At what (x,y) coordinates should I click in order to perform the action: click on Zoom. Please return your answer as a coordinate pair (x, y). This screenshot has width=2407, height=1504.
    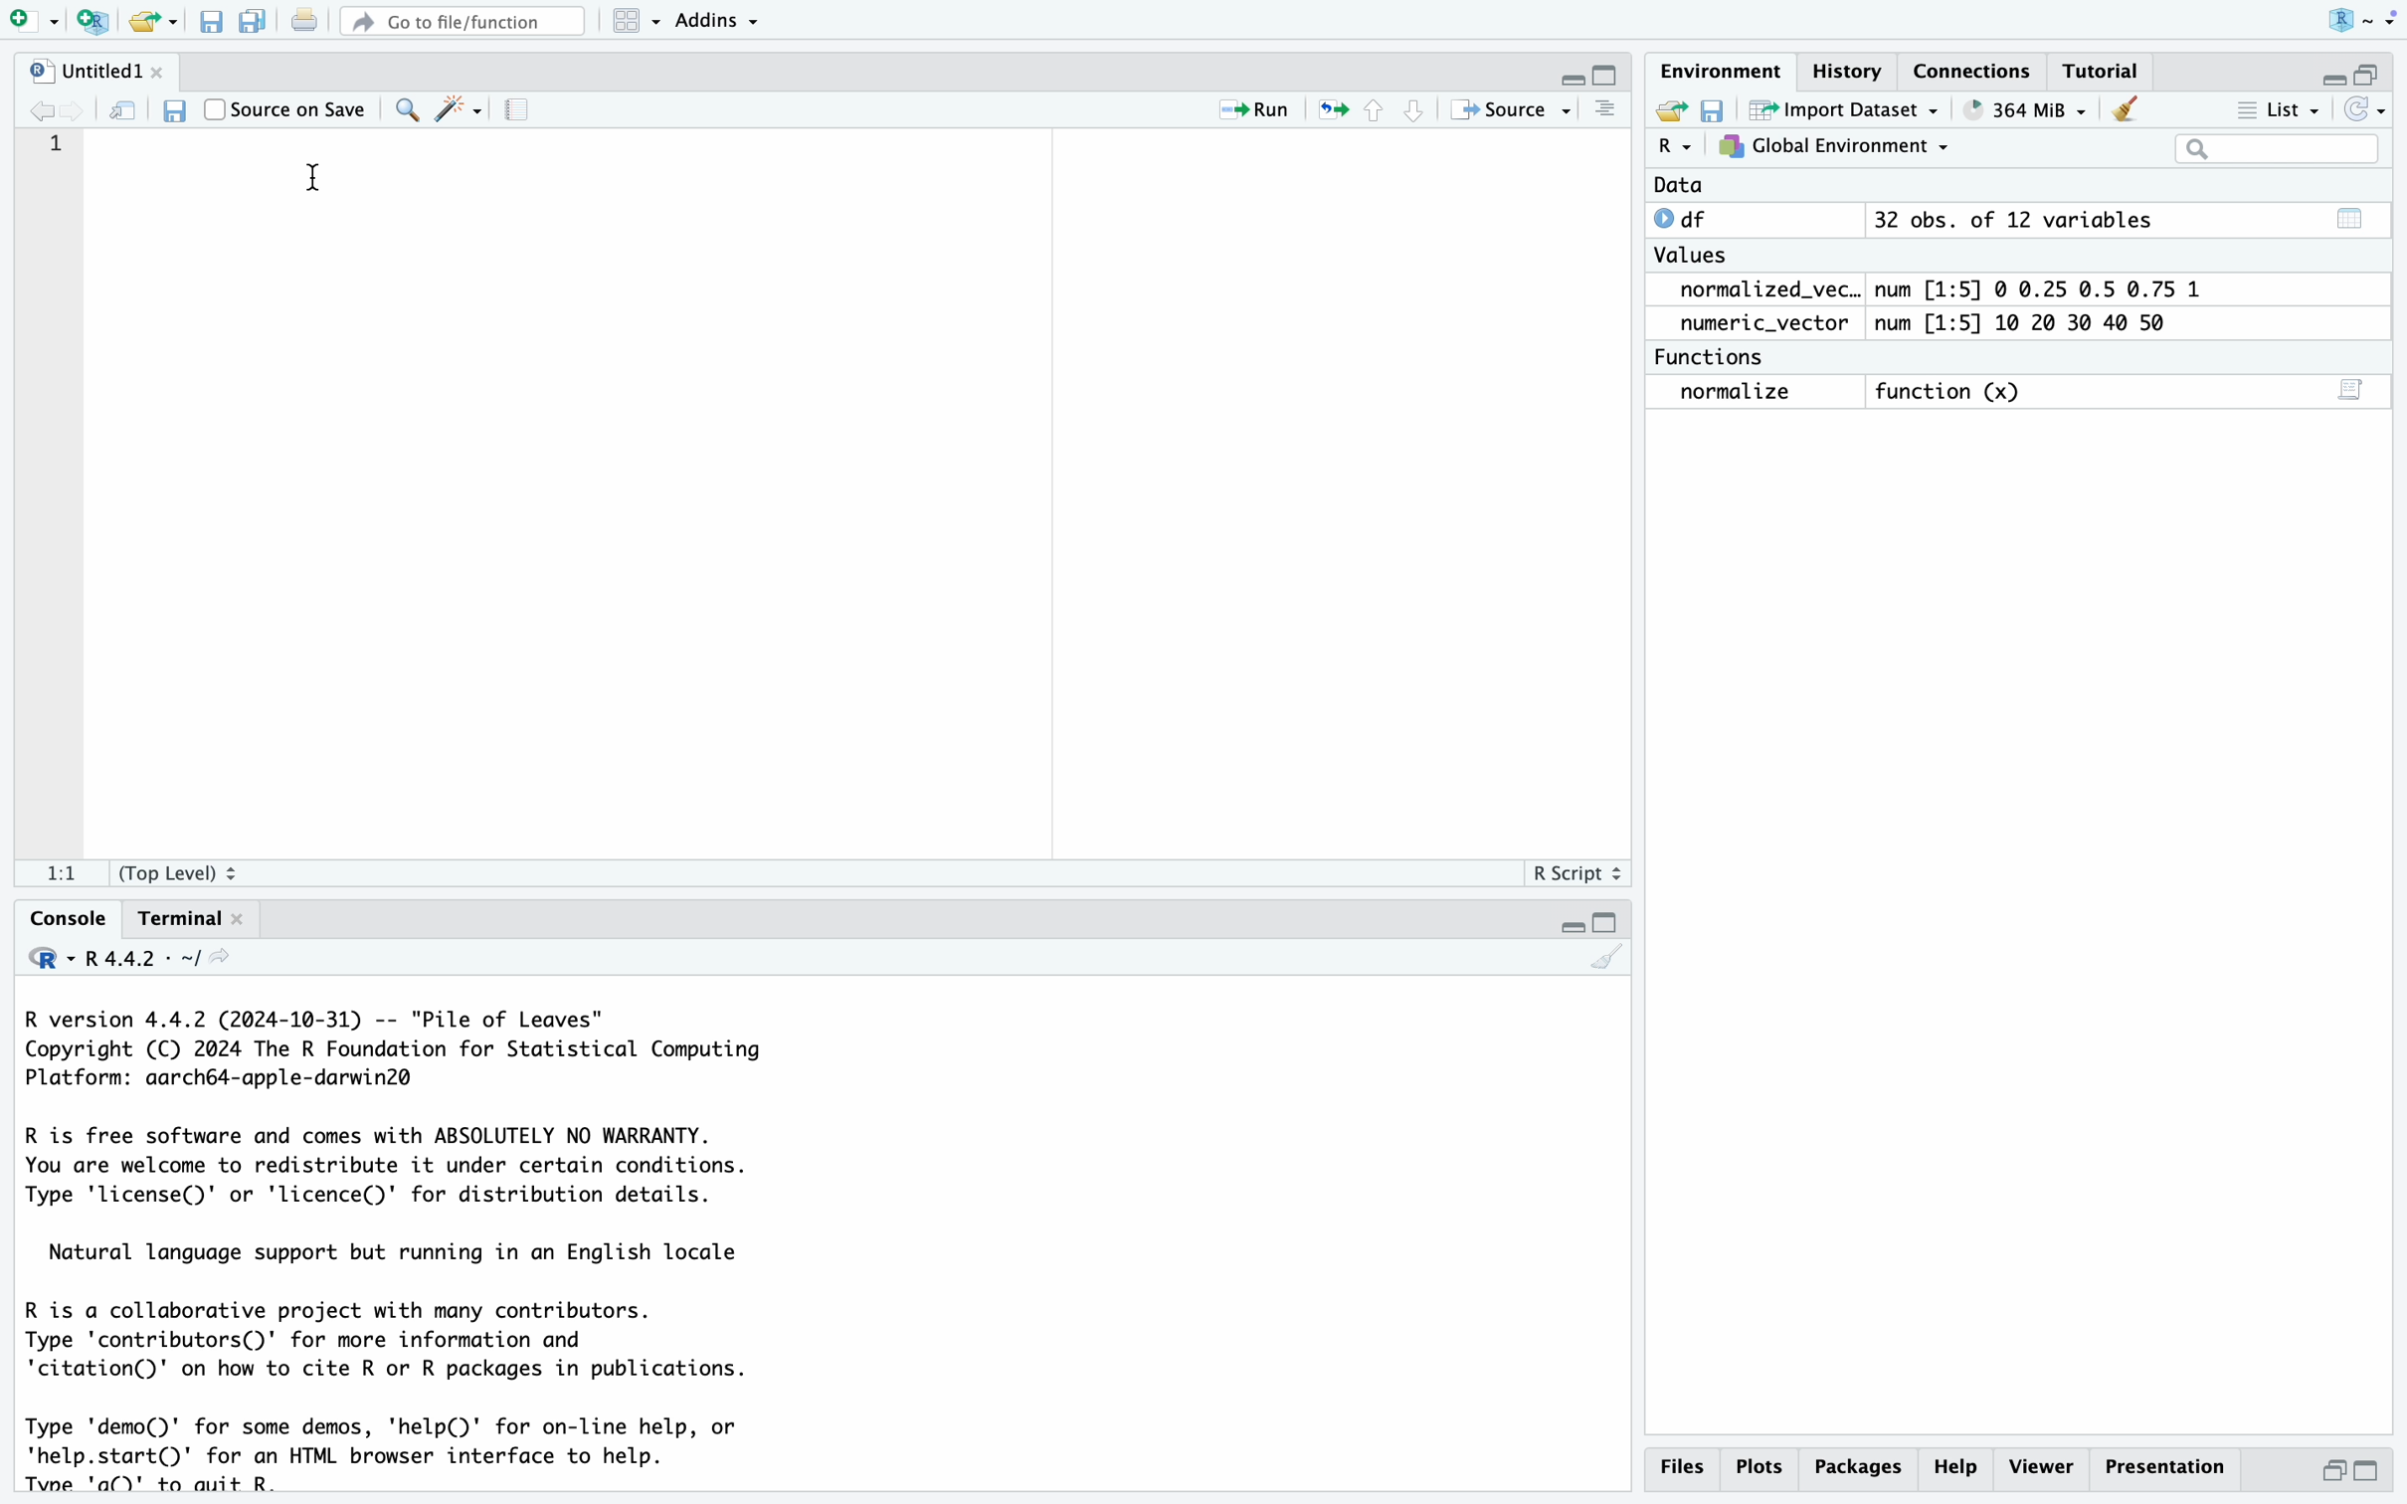
    Looking at the image, I should click on (404, 107).